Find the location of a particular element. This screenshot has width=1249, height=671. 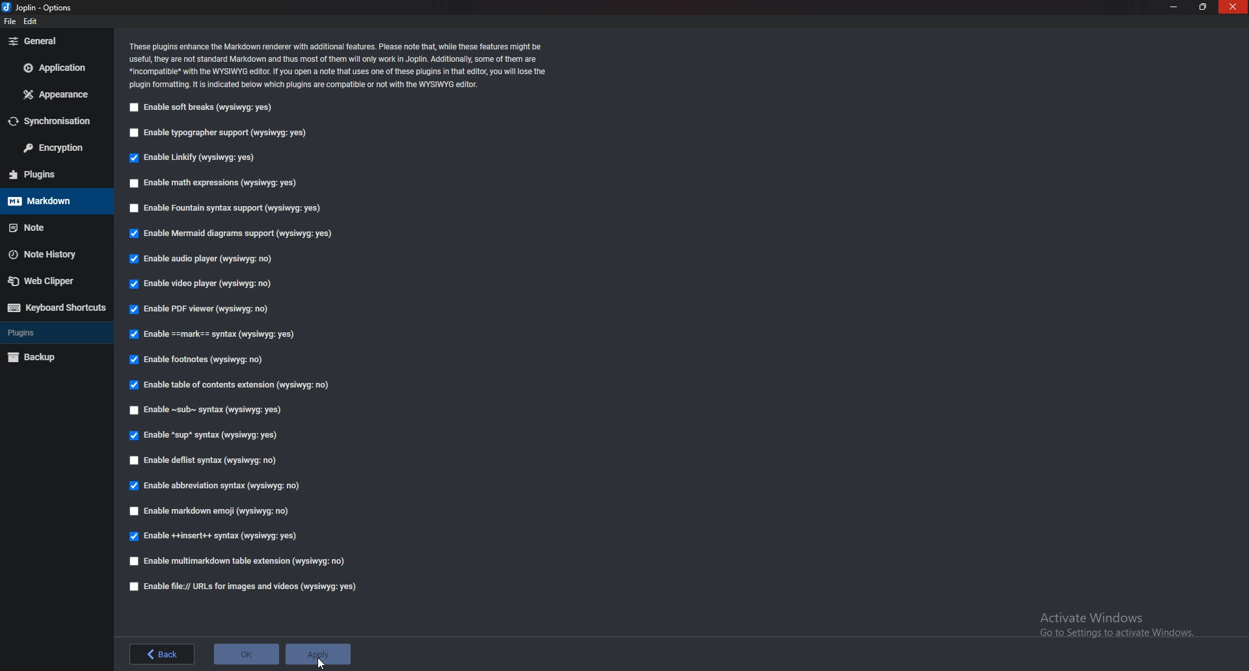

Encryption is located at coordinates (56, 148).